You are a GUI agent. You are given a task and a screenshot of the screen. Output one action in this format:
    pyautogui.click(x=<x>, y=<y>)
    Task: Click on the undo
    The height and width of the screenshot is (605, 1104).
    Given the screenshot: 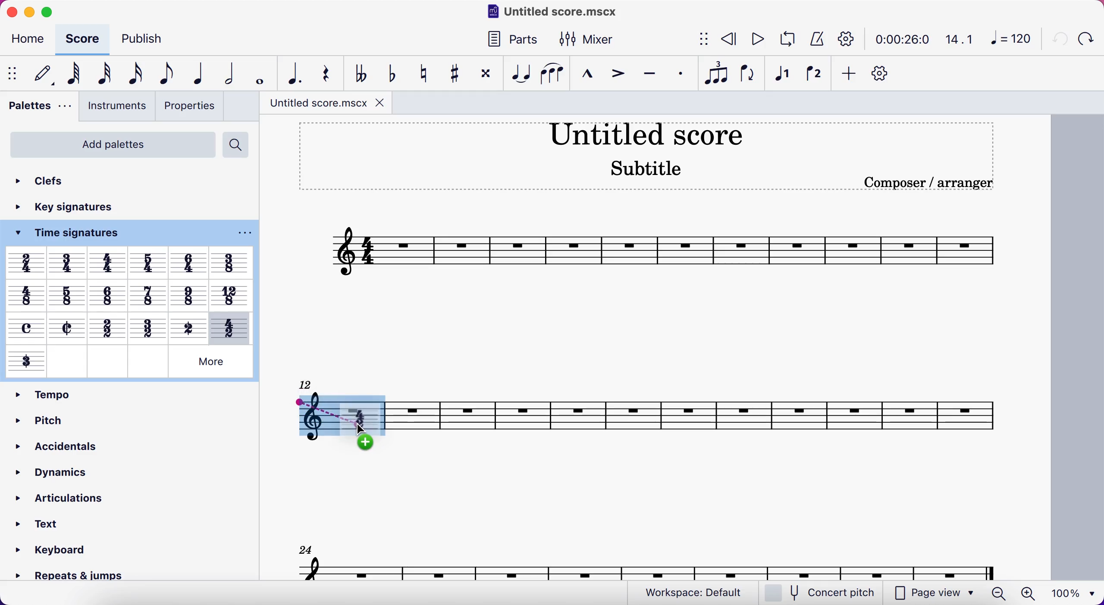 What is the action you would take?
    pyautogui.click(x=1058, y=37)
    